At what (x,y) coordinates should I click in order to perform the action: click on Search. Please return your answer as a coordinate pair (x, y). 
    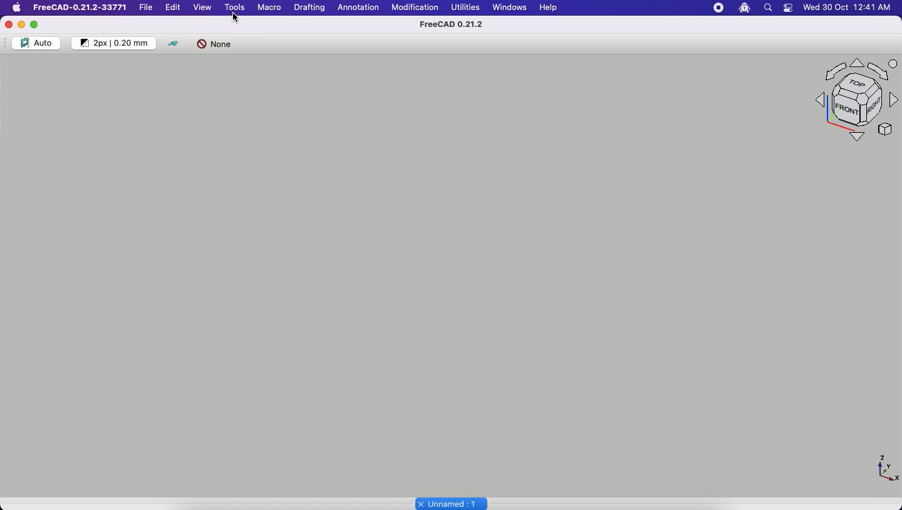
    Looking at the image, I should click on (769, 8).